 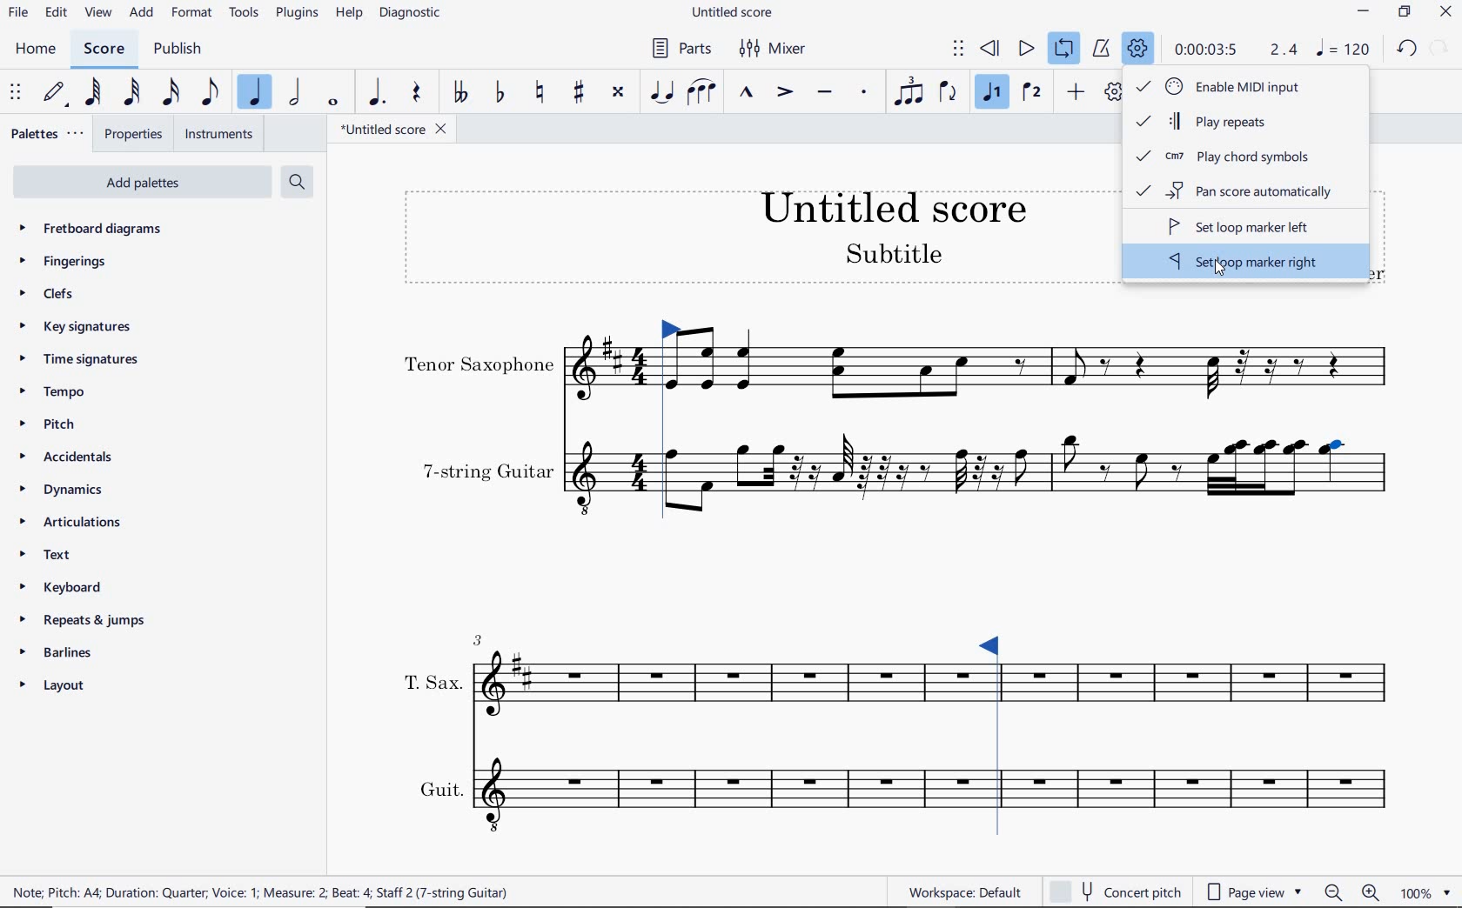 I want to click on INSTRUMENT: T.SAX, so click(x=1218, y=672).